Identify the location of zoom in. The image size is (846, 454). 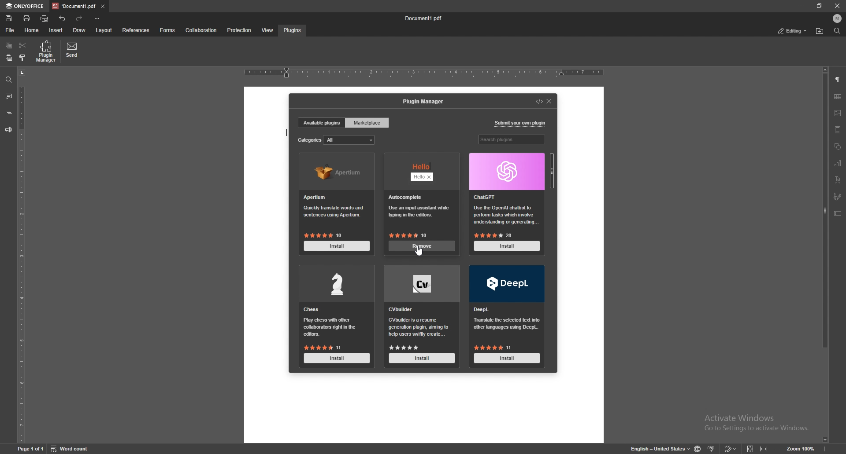
(824, 449).